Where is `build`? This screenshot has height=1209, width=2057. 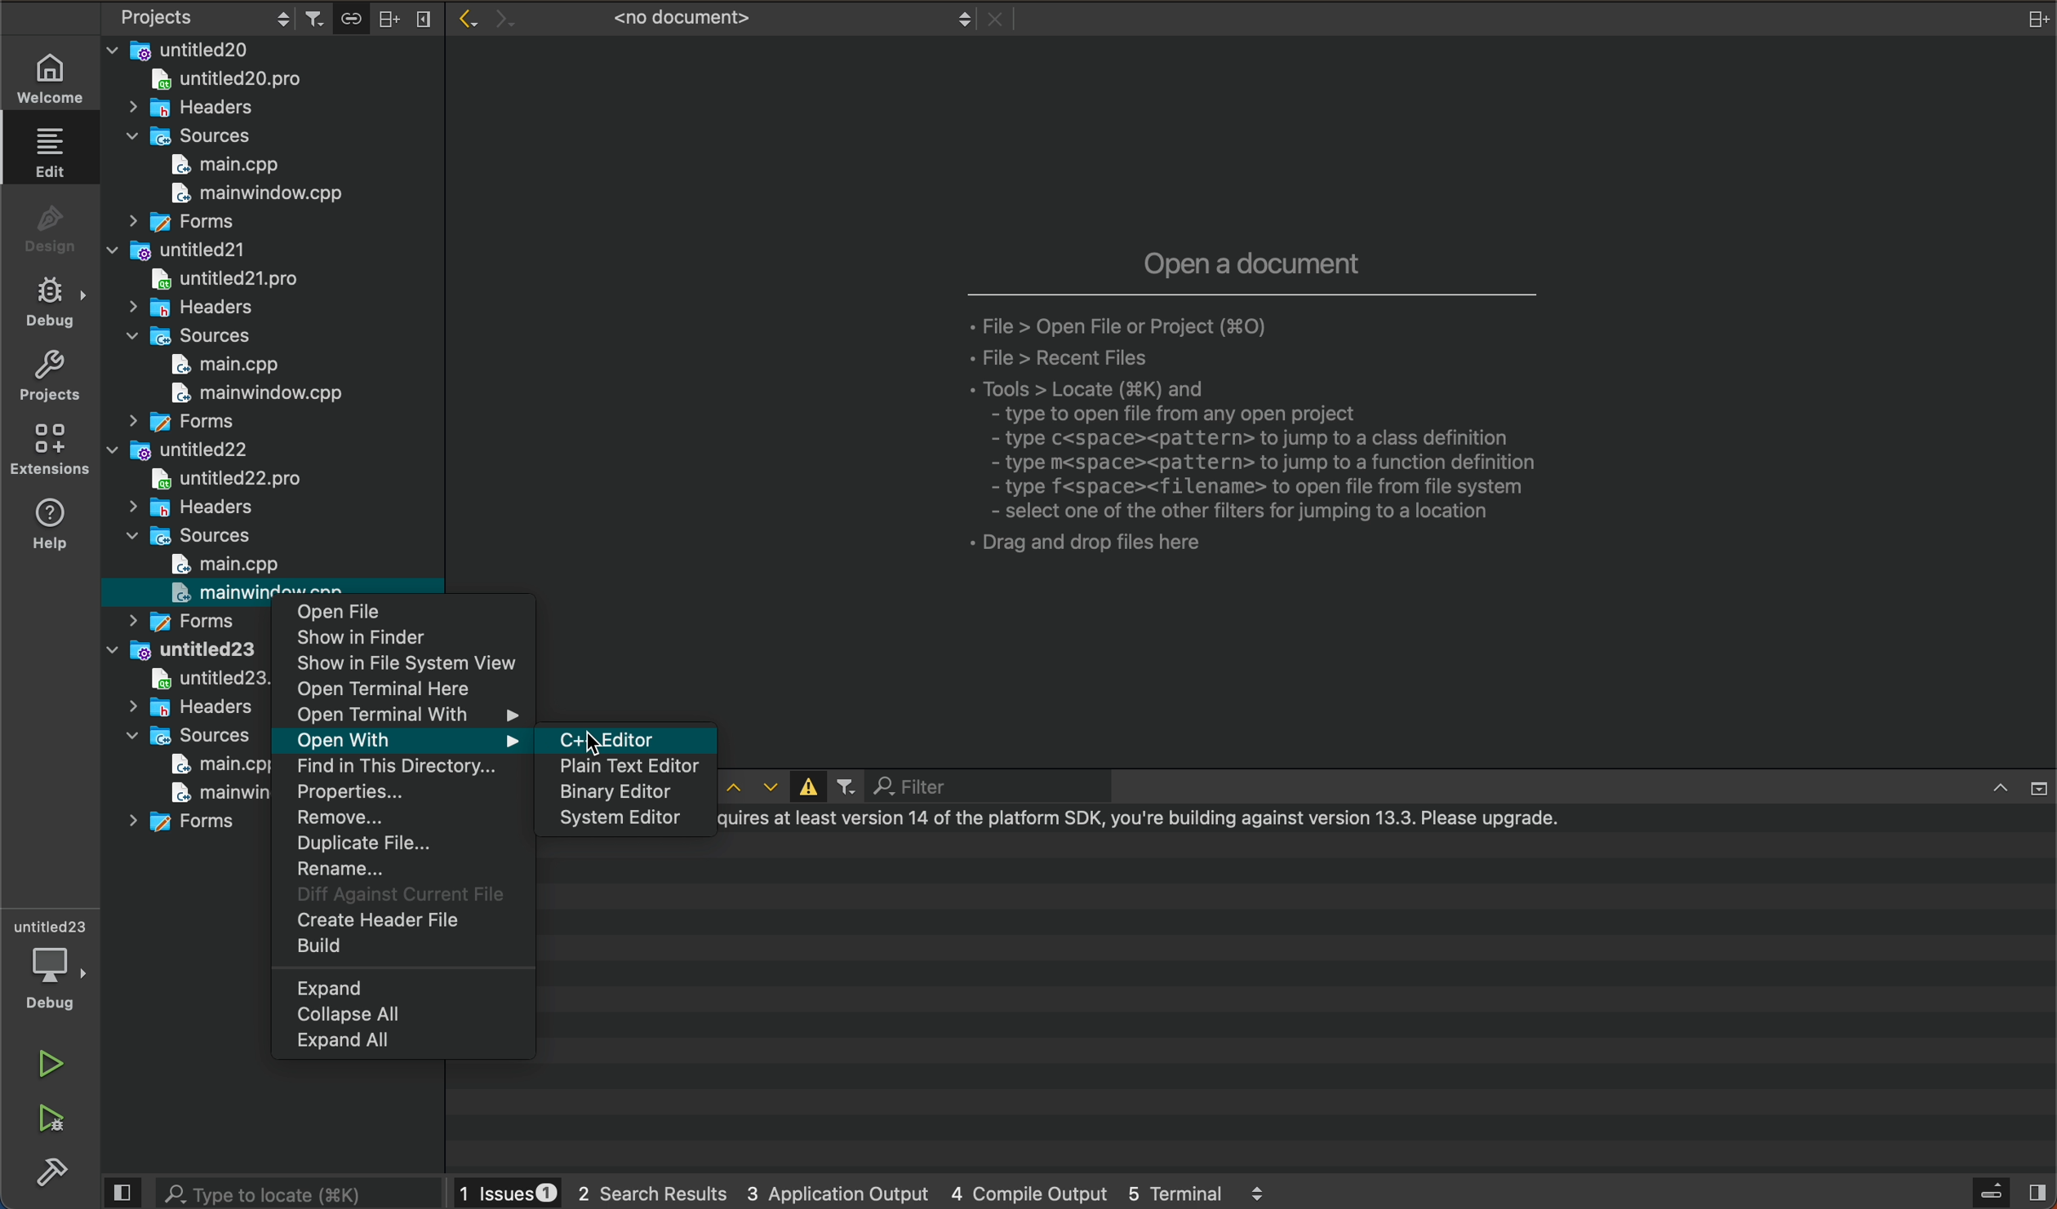 build is located at coordinates (398, 948).